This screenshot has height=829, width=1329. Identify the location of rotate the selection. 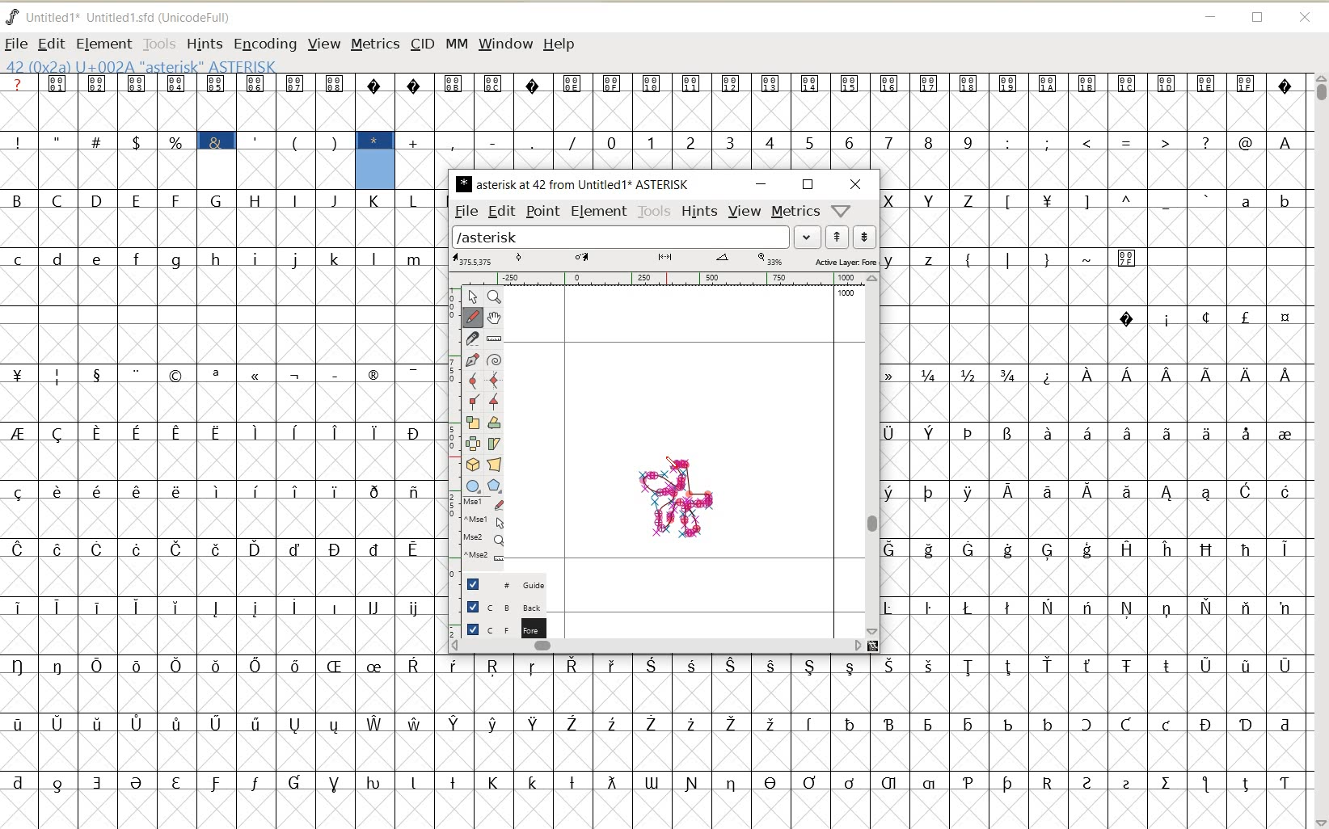
(494, 424).